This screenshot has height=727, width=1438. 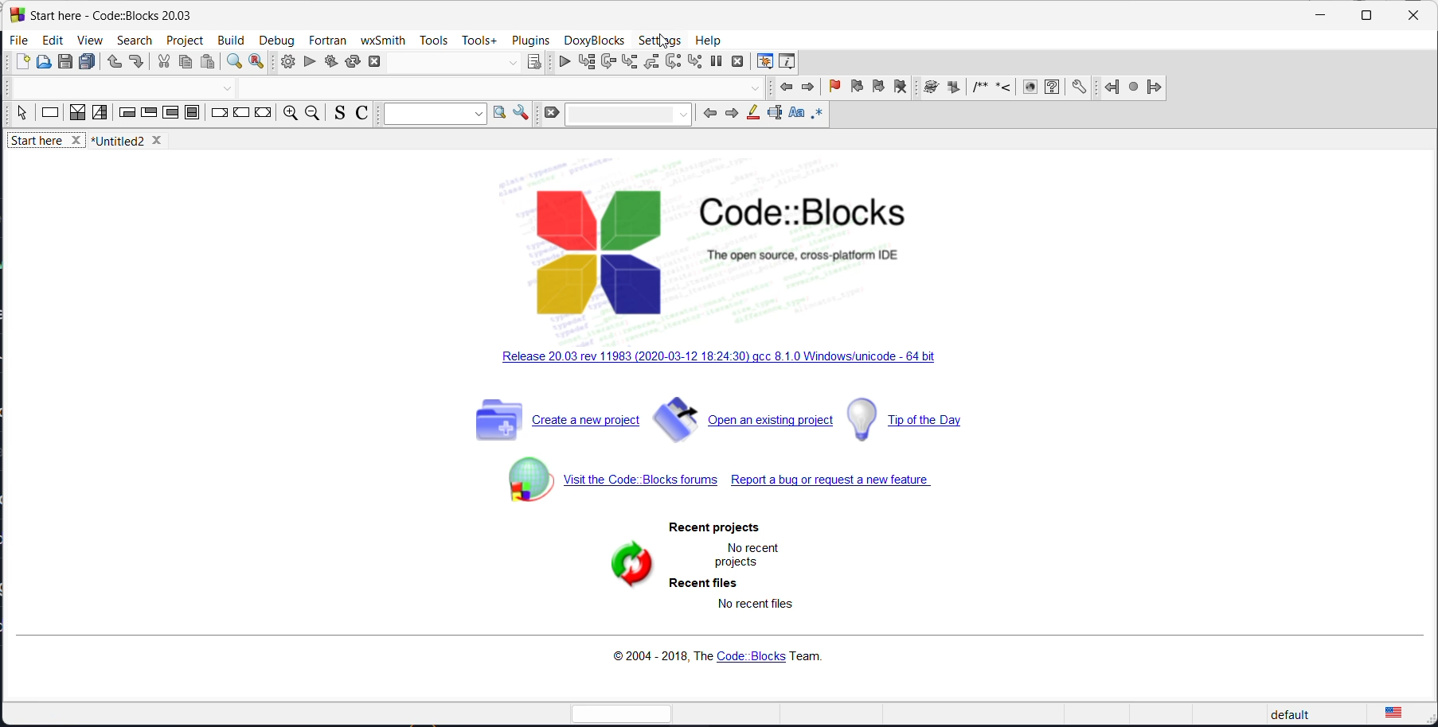 What do you see at coordinates (750, 251) in the screenshot?
I see `code blocks logo` at bounding box center [750, 251].